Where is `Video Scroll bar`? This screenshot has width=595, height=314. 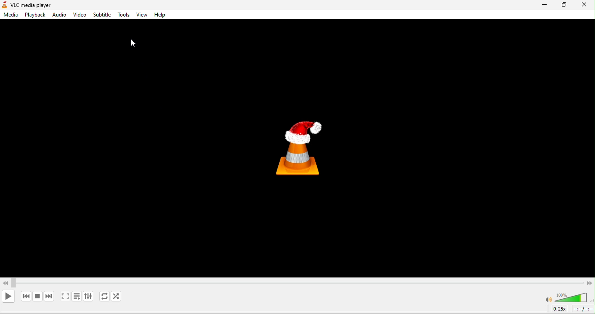 Video Scroll bar is located at coordinates (297, 283).